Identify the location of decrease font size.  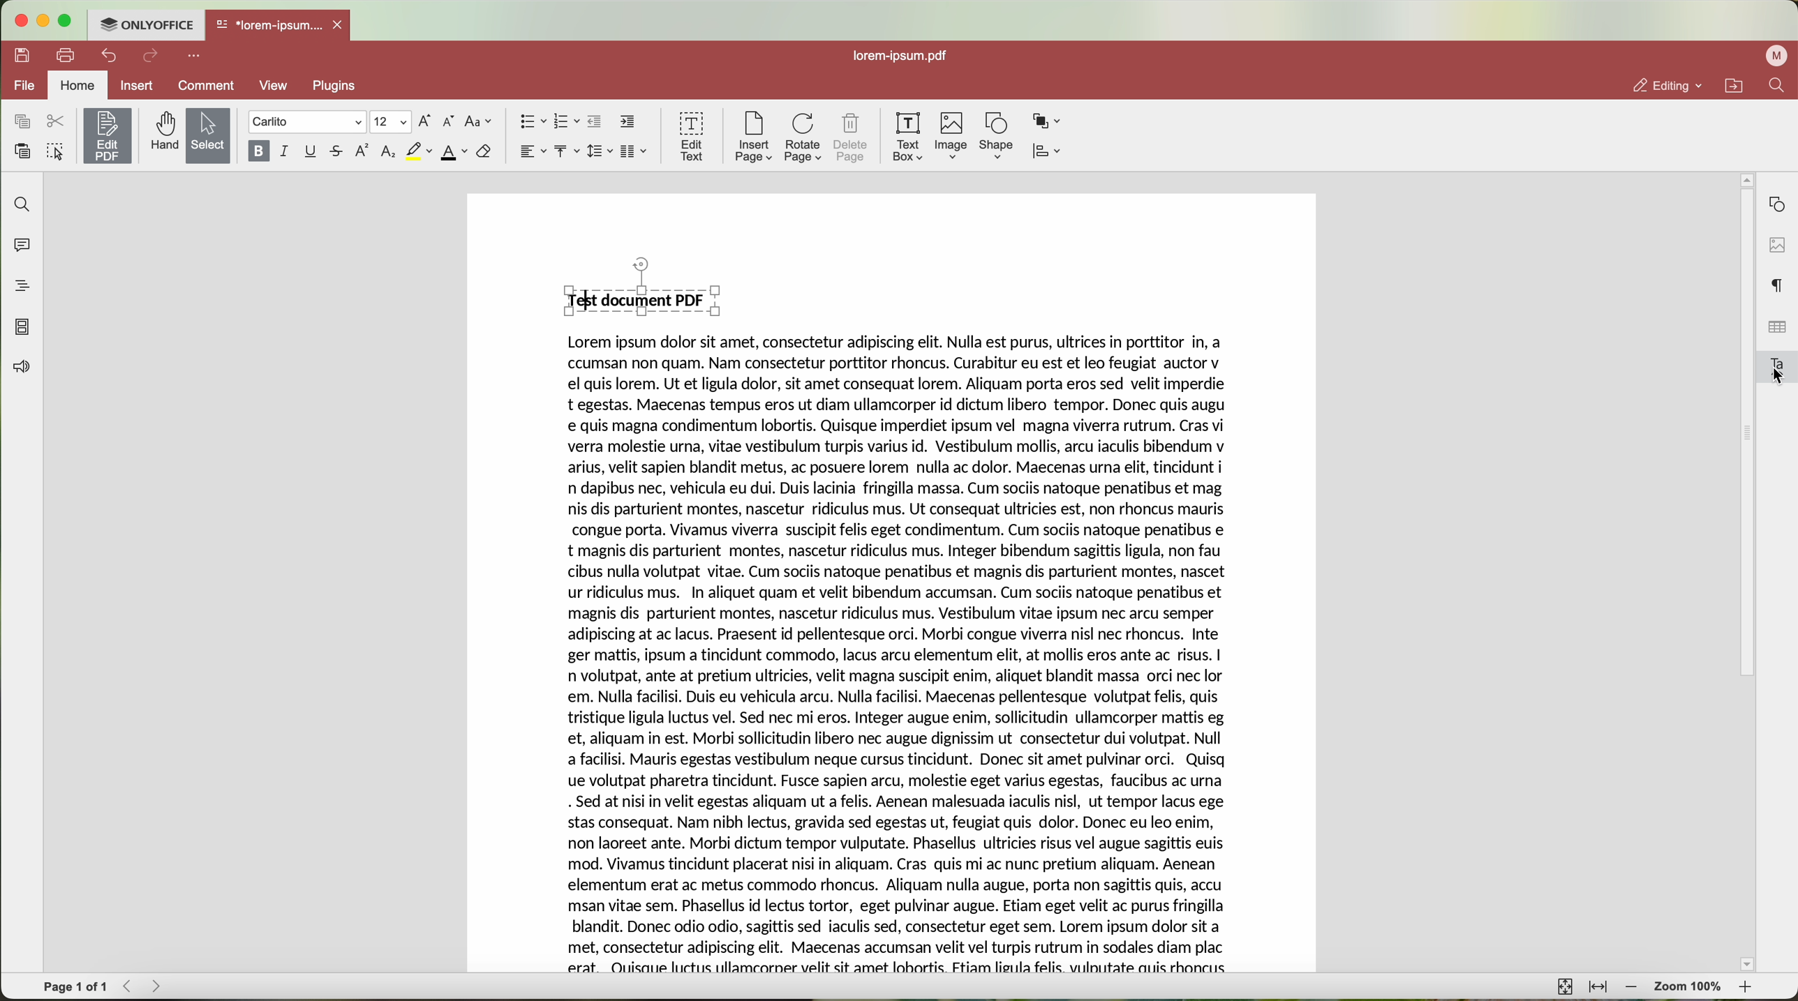
(451, 121).